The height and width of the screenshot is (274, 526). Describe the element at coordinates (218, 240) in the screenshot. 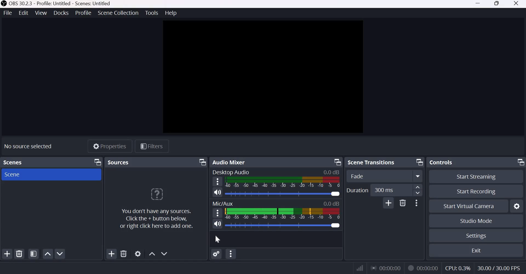

I see `cursor` at that location.